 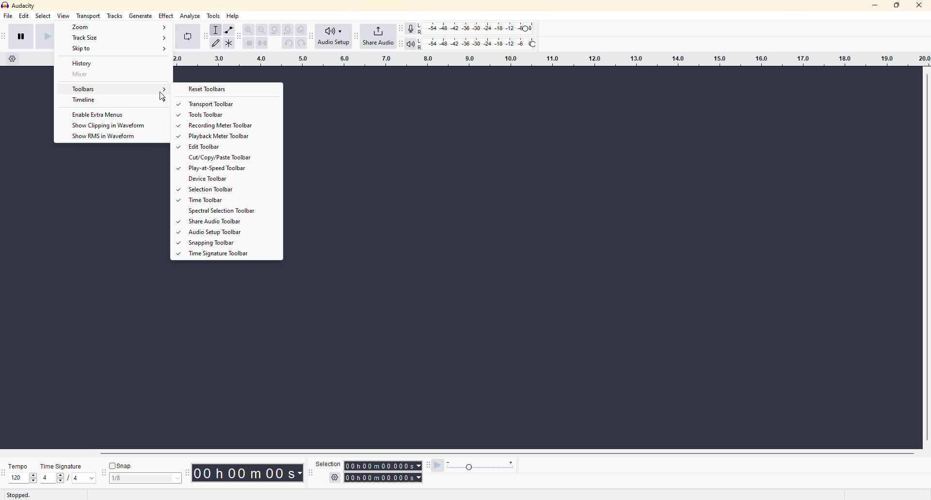 I want to click on reset toolbars, so click(x=211, y=89).